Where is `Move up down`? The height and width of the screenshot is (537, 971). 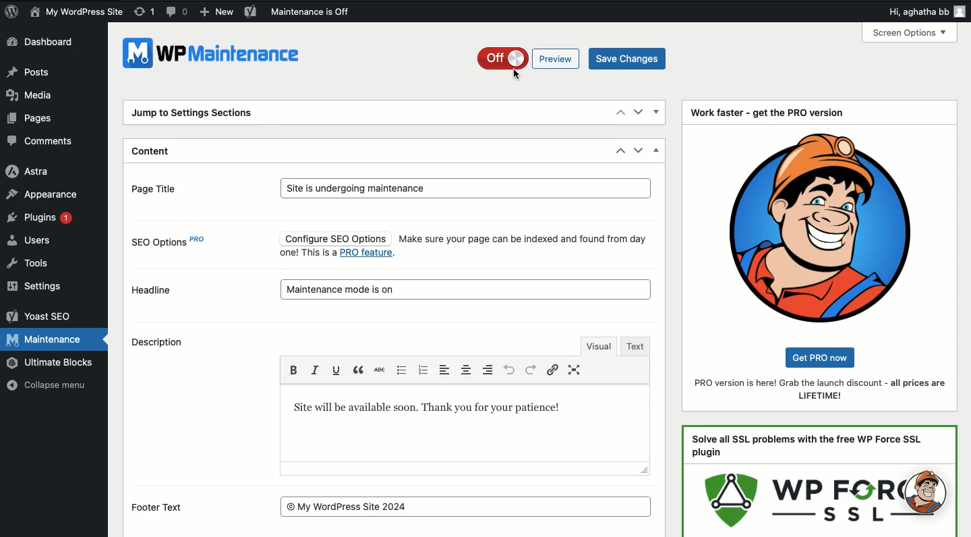
Move up down is located at coordinates (630, 111).